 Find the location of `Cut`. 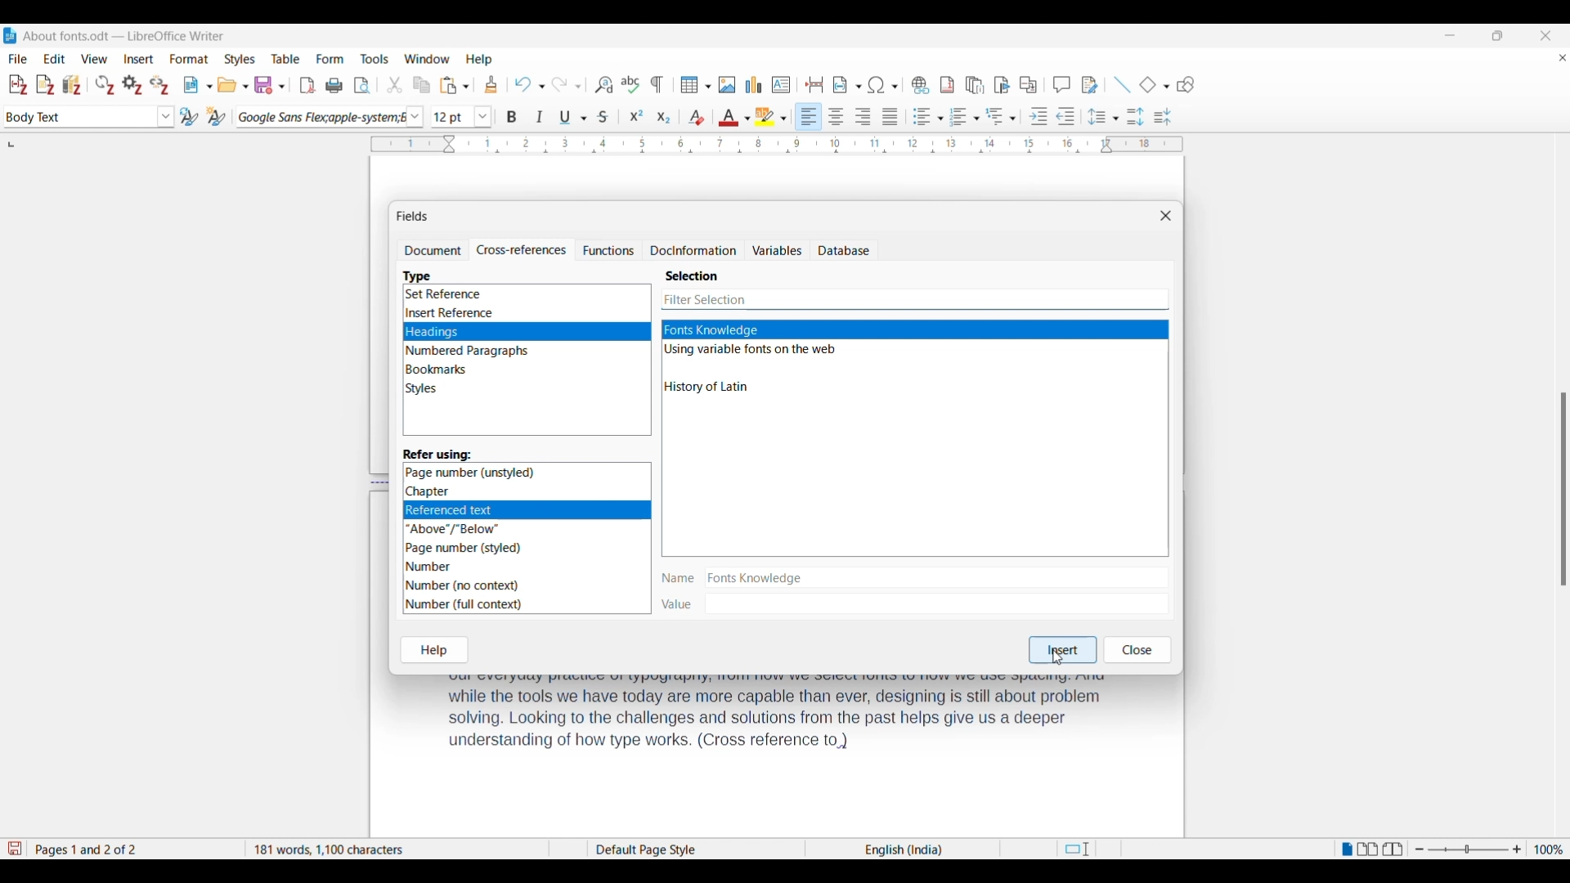

Cut is located at coordinates (395, 84).